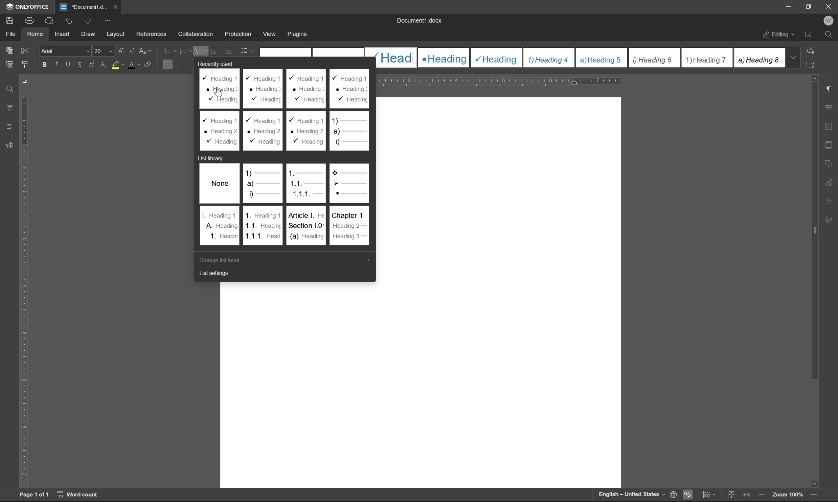  I want to click on spell checking, so click(687, 494).